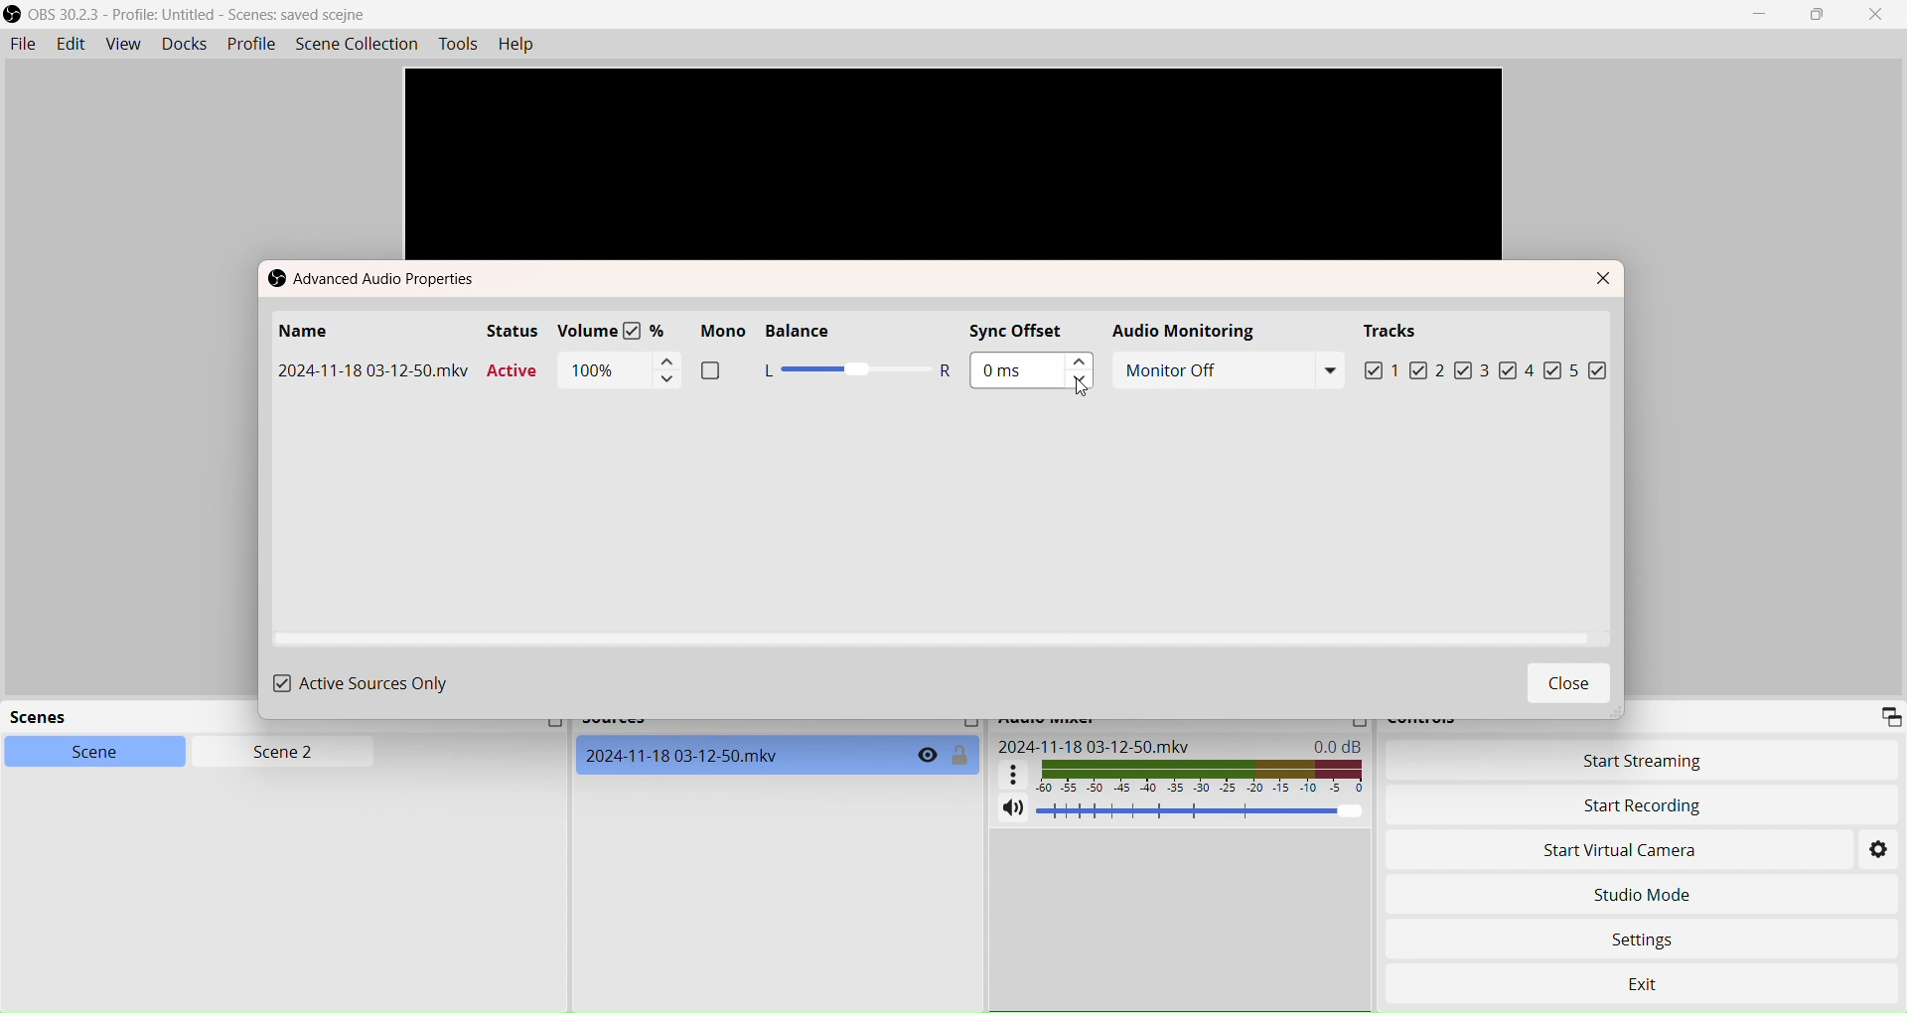 Image resolution: width=1907 pixels, height=1013 pixels. What do you see at coordinates (274, 753) in the screenshot?
I see `Scene 2` at bounding box center [274, 753].